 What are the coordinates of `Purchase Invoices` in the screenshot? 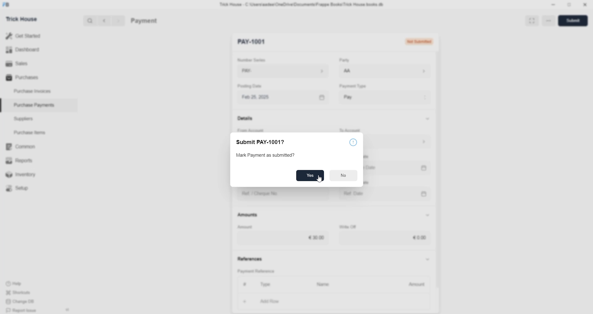 It's located at (33, 91).